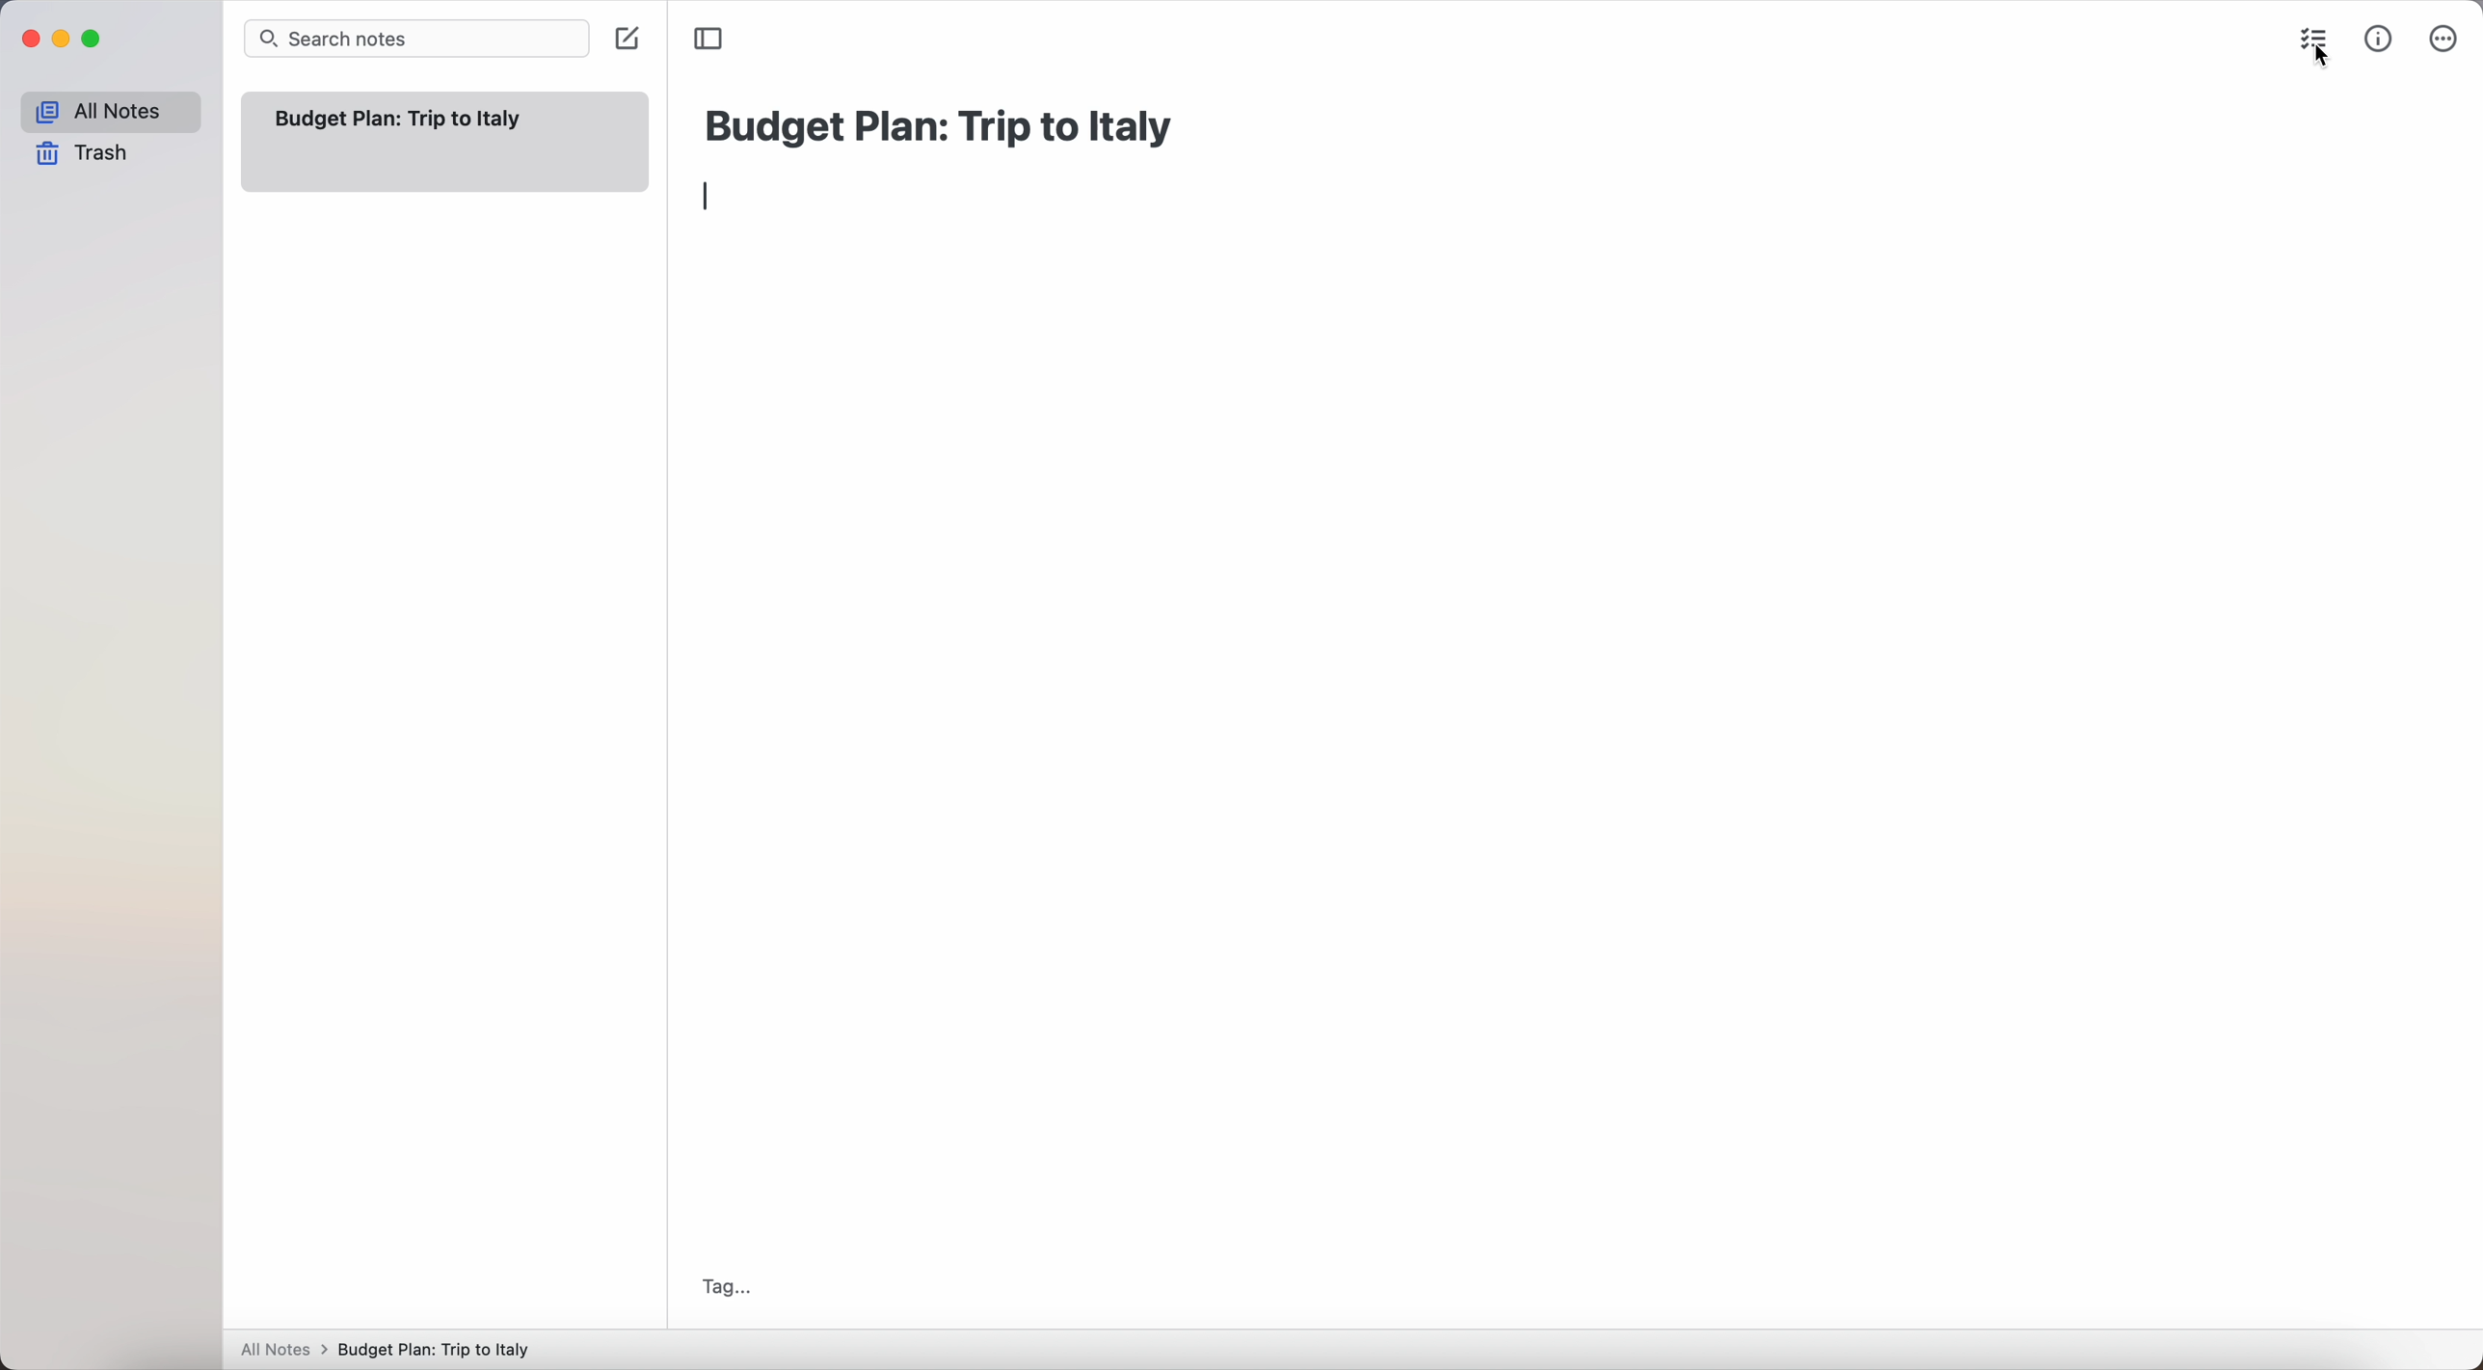 The height and width of the screenshot is (1370, 2483). What do you see at coordinates (709, 38) in the screenshot?
I see `toggle sidebar` at bounding box center [709, 38].